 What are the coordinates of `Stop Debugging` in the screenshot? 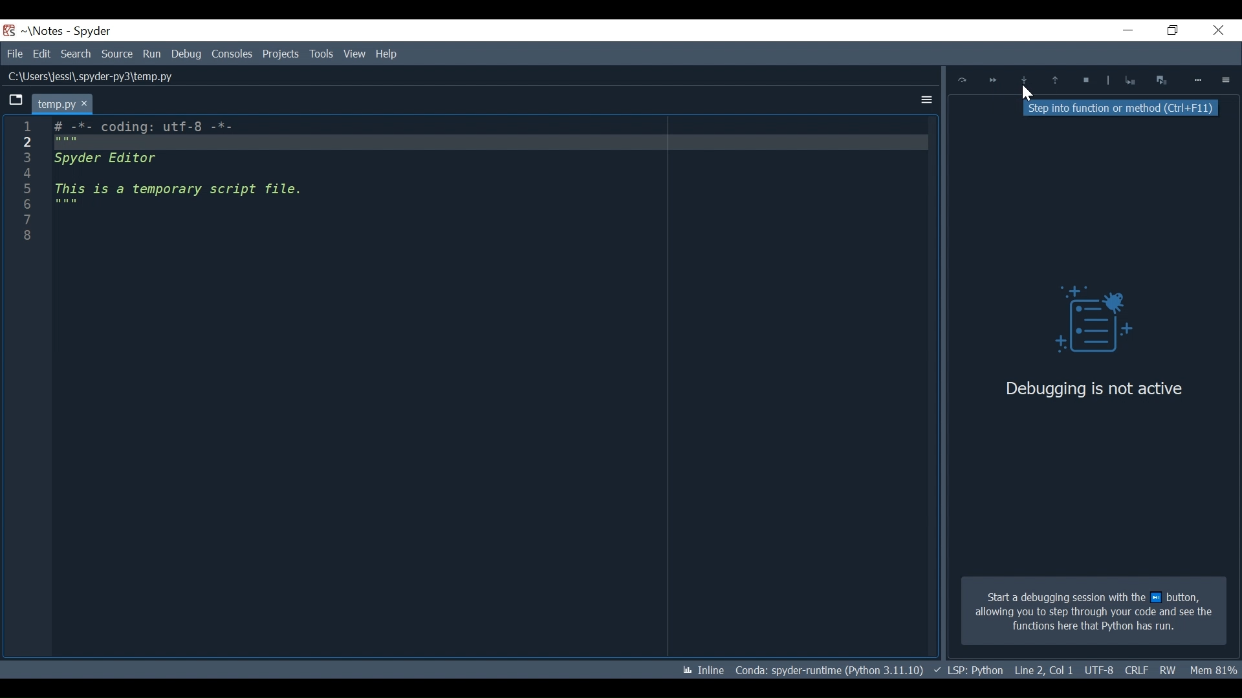 It's located at (1084, 81).